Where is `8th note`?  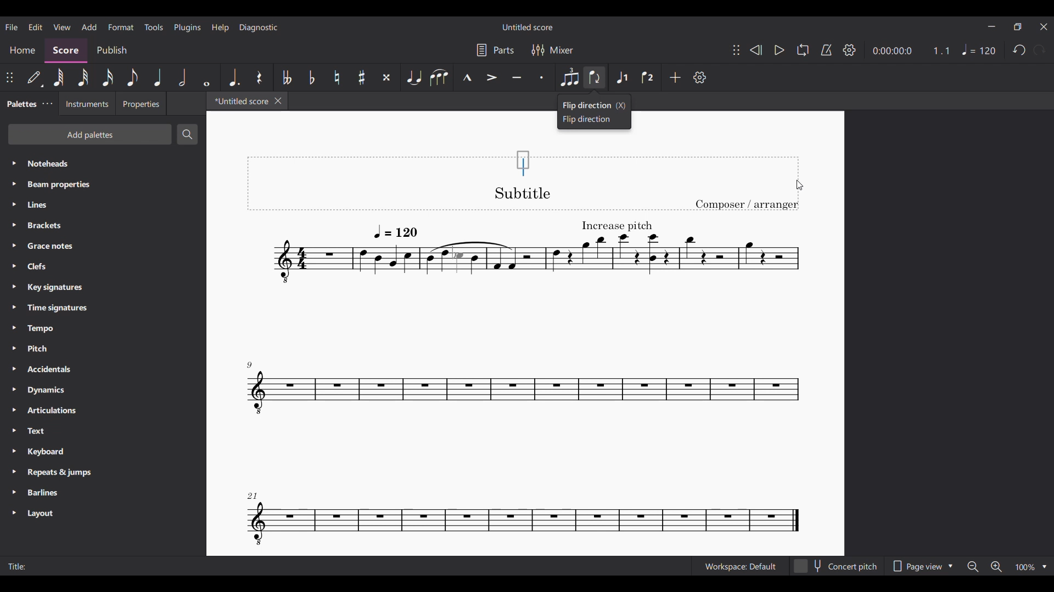 8th note is located at coordinates (132, 77).